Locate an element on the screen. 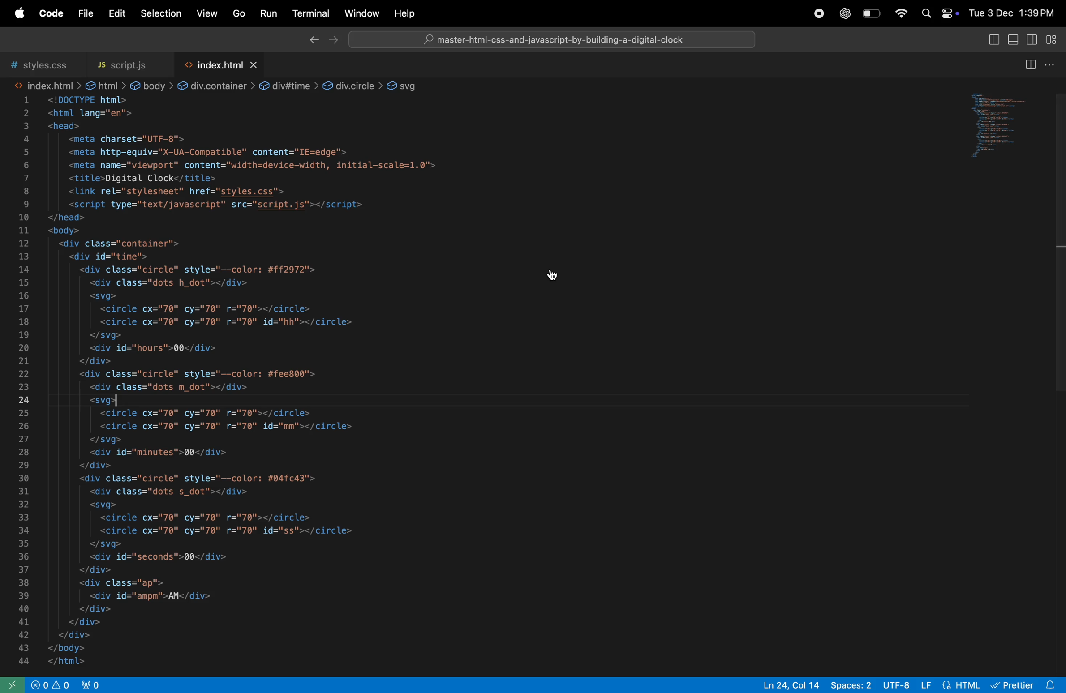 This screenshot has height=693, width=1066. chatgpt is located at coordinates (843, 13).